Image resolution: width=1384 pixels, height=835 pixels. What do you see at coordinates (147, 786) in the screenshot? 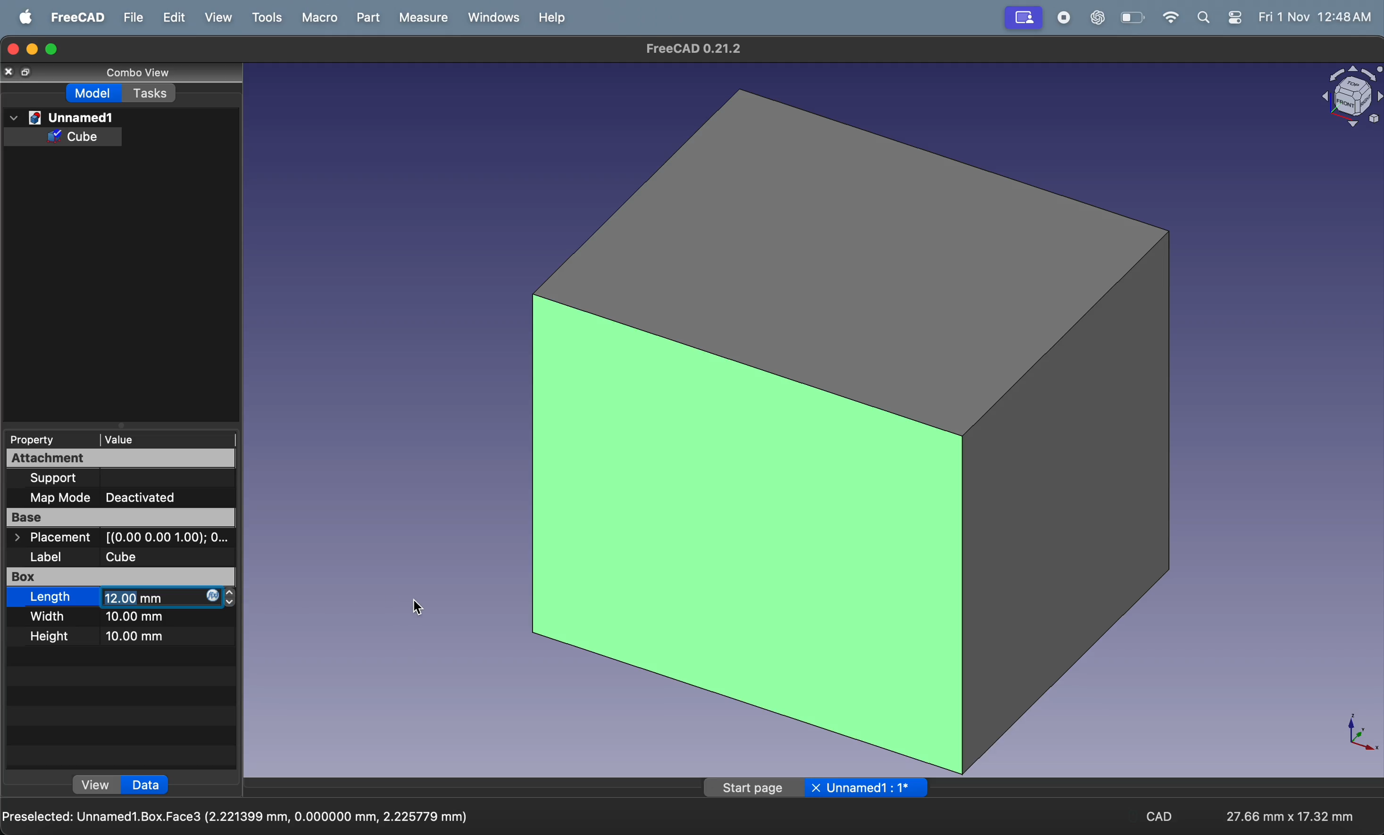
I see `Data` at bounding box center [147, 786].